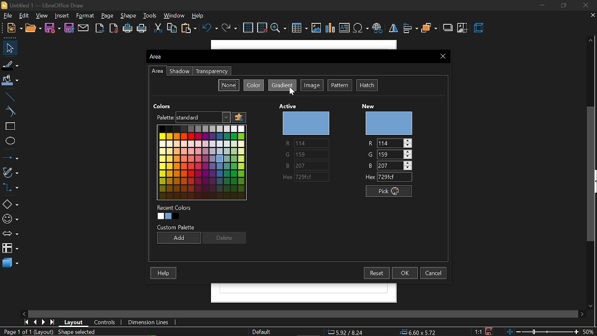 This screenshot has height=336, width=597. What do you see at coordinates (262, 28) in the screenshot?
I see `snap to grid` at bounding box center [262, 28].